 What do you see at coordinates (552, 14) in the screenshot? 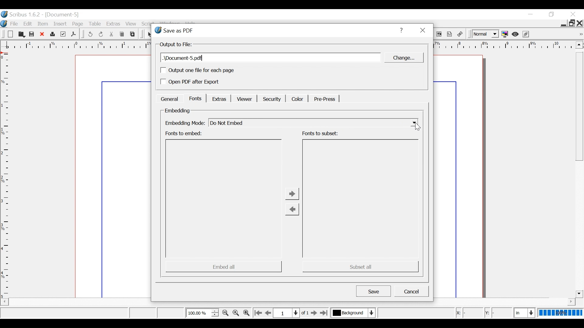
I see `minimize` at bounding box center [552, 14].